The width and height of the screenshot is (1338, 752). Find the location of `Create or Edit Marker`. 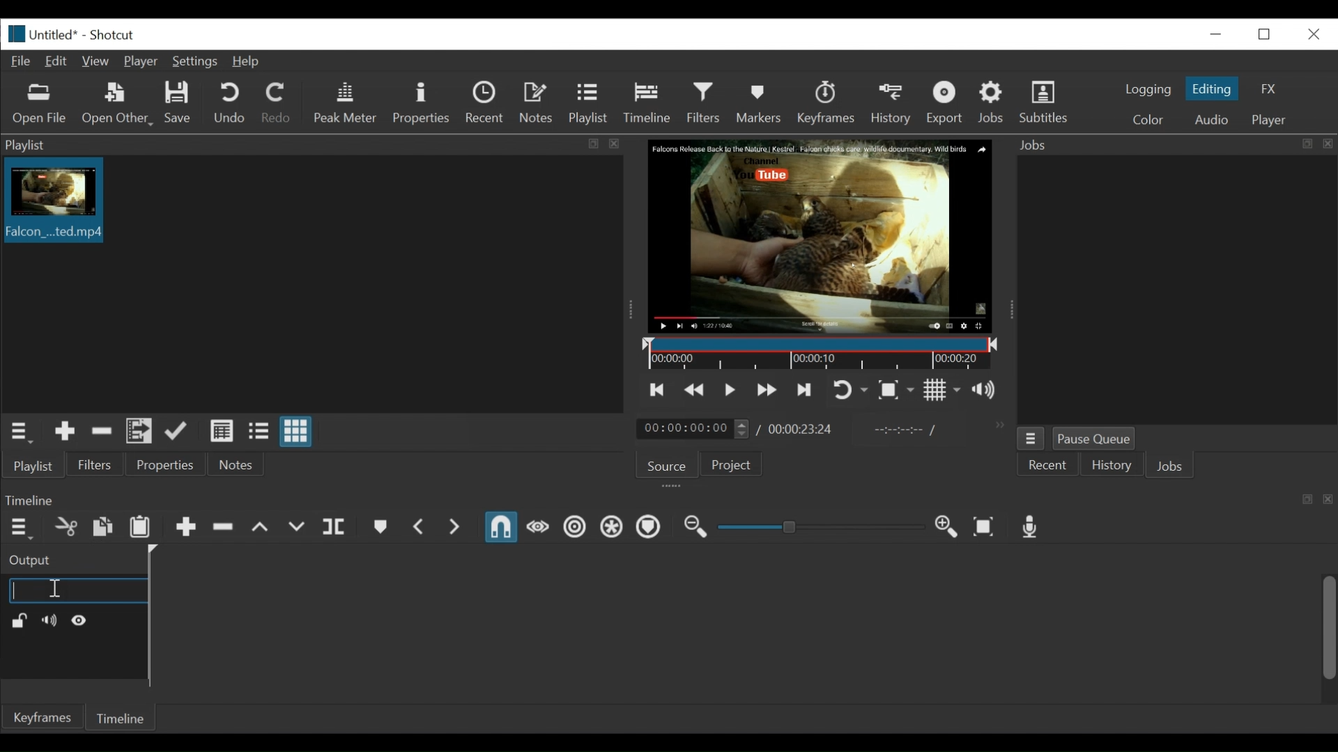

Create or Edit Marker is located at coordinates (379, 527).